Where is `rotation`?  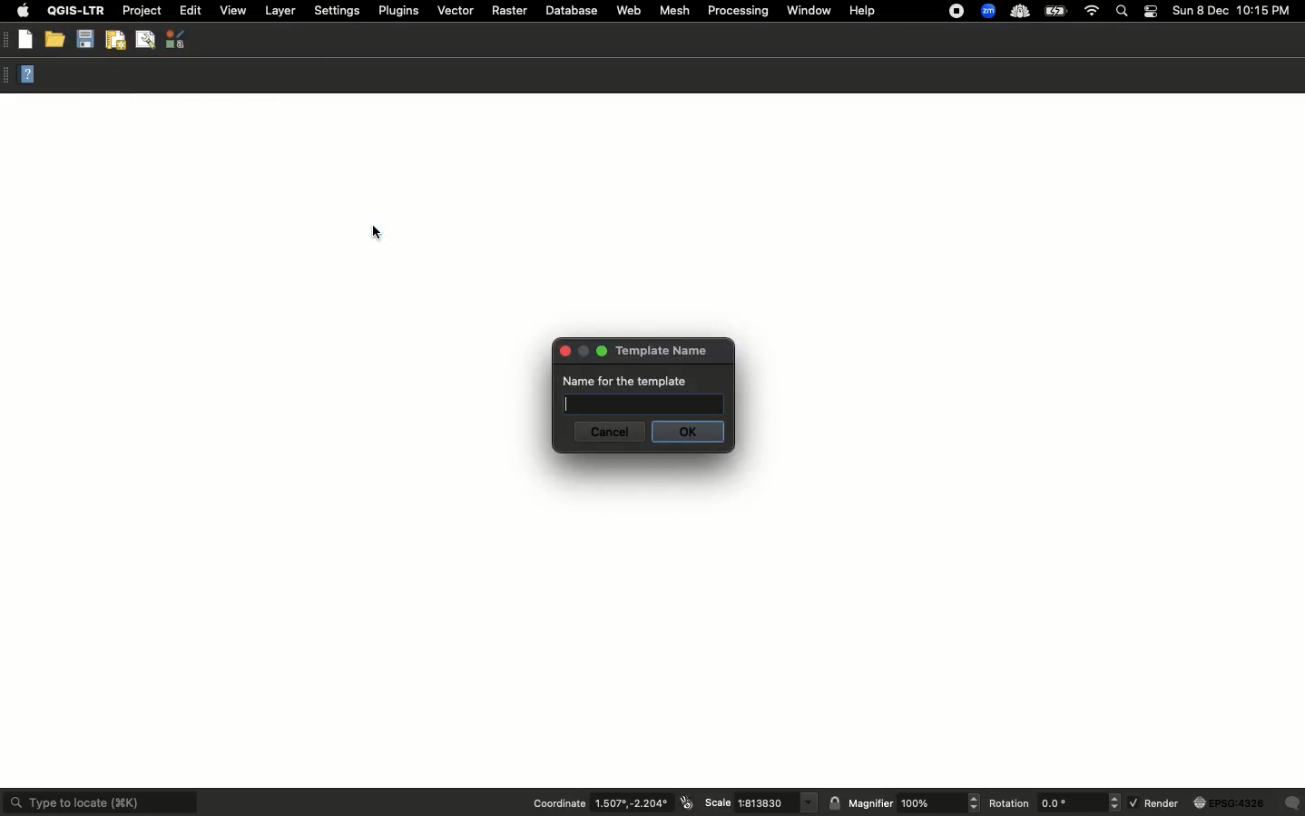 rotation is located at coordinates (1081, 802).